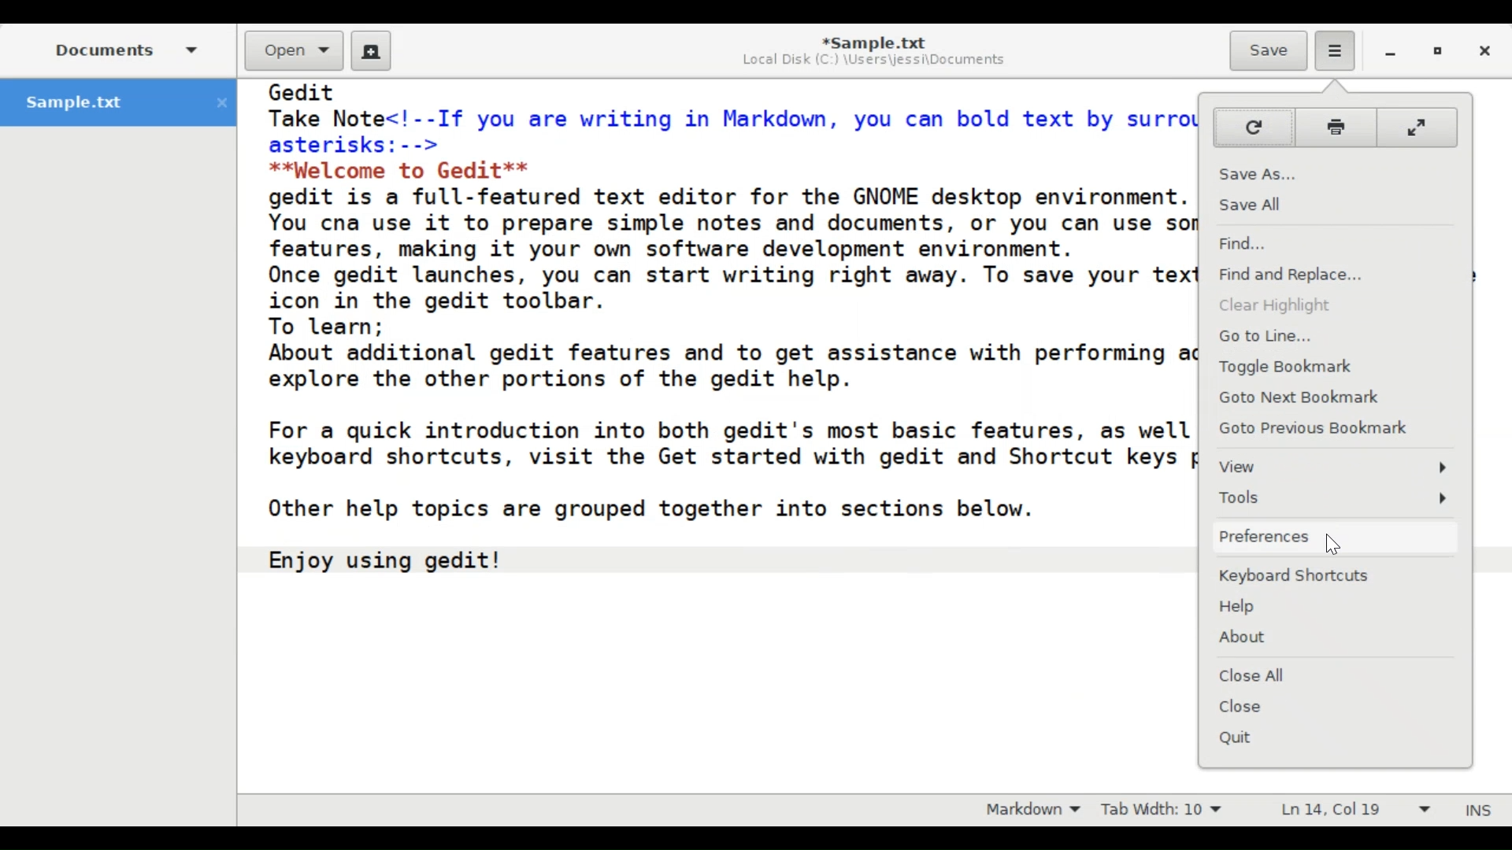  What do you see at coordinates (1336, 168) in the screenshot?
I see `Save As` at bounding box center [1336, 168].